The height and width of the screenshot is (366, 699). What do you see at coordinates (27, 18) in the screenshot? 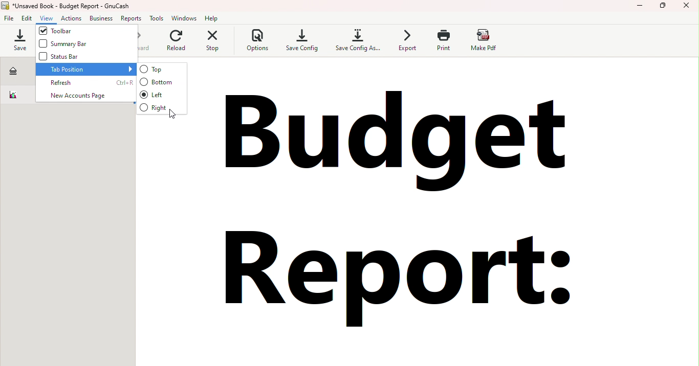
I see `Edit` at bounding box center [27, 18].